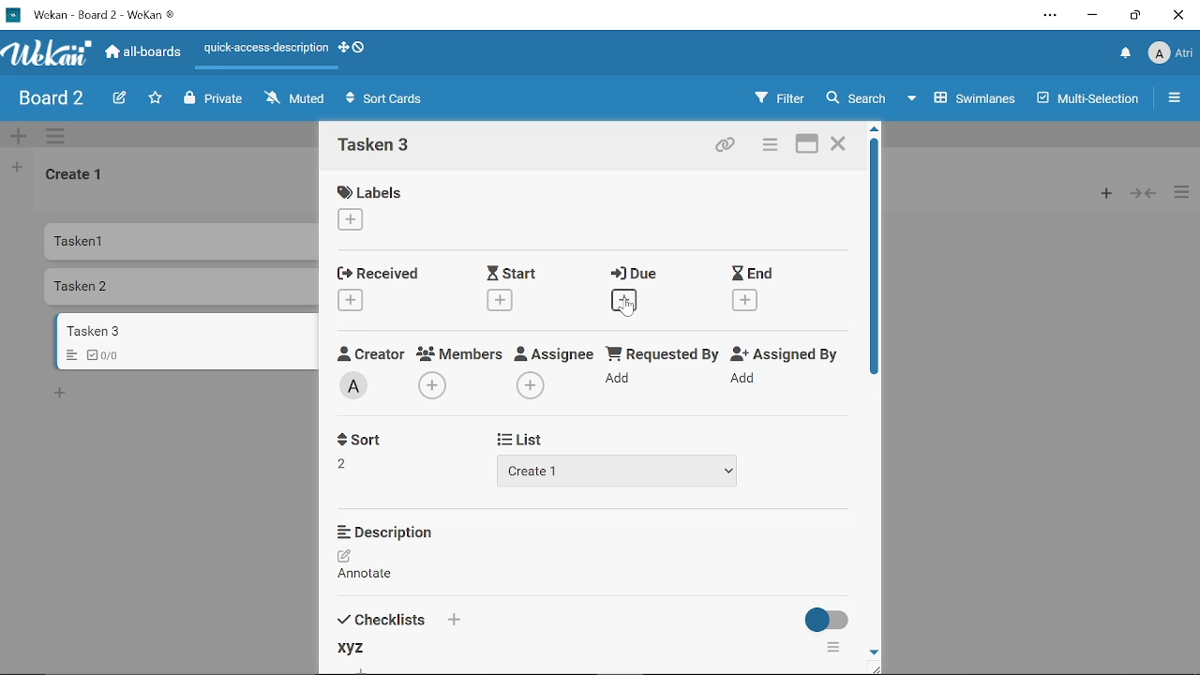 The image size is (1200, 675). Describe the element at coordinates (531, 384) in the screenshot. I see `Add assignee` at that location.